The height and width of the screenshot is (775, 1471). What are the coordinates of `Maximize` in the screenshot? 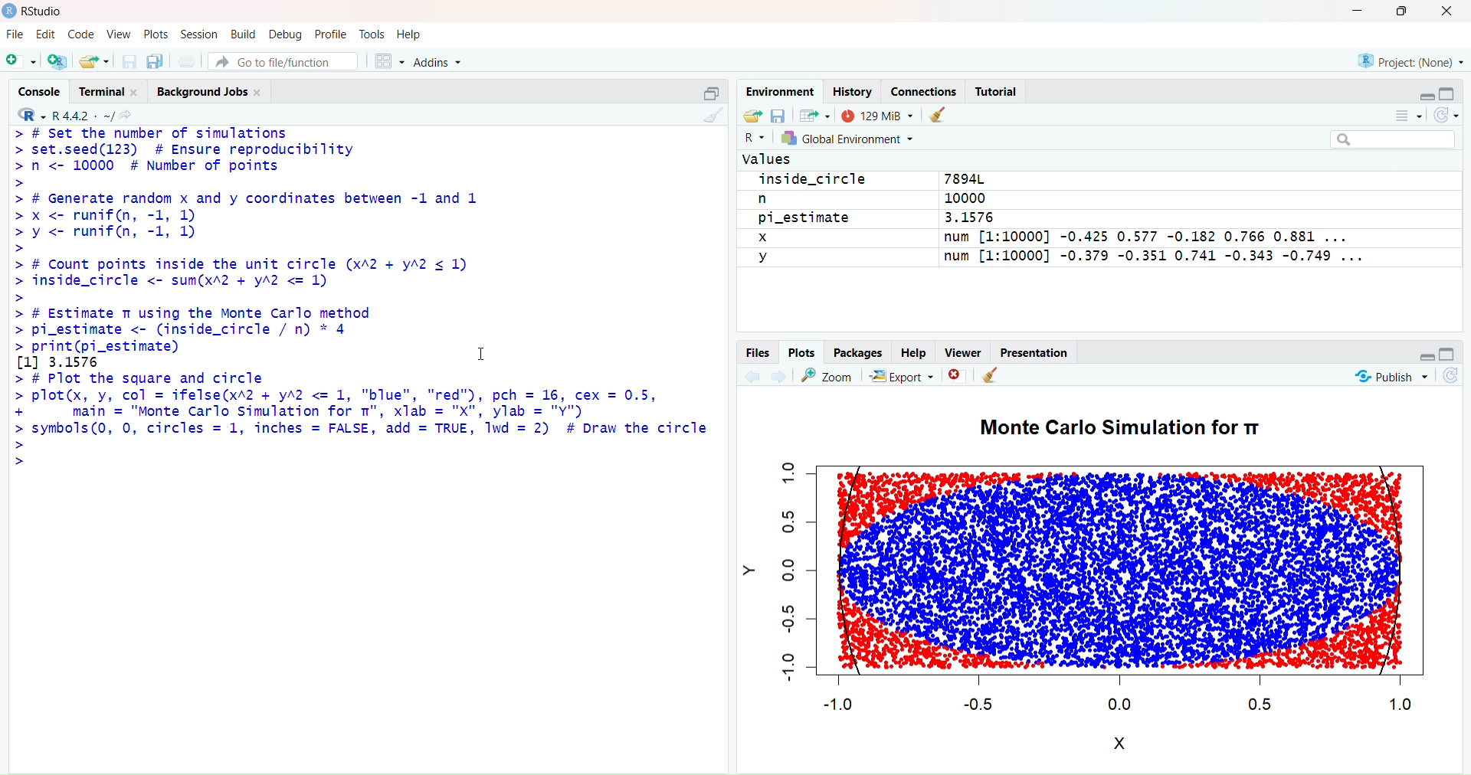 It's located at (1404, 14).